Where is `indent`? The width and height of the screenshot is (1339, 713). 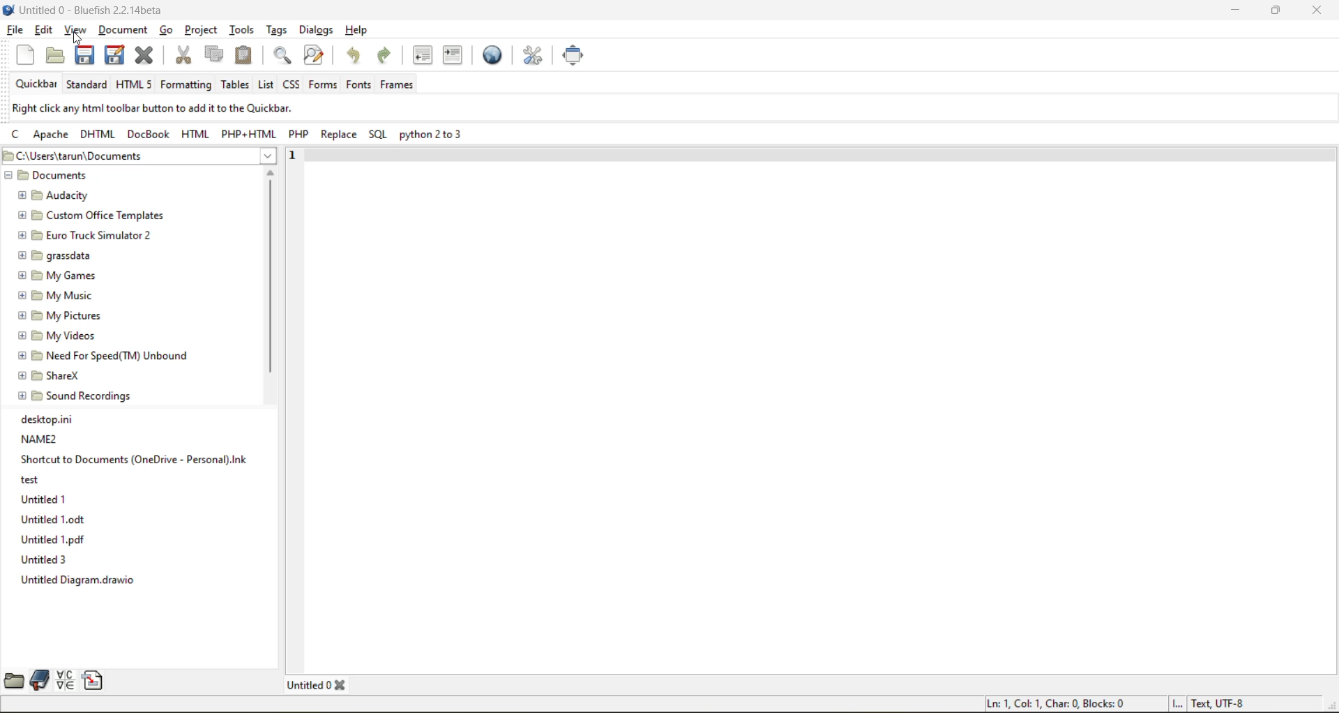
indent is located at coordinates (453, 56).